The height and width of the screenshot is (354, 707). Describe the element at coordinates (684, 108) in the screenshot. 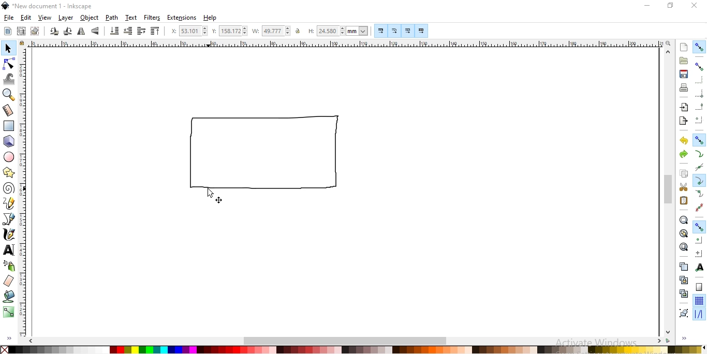

I see `import a bitmap` at that location.